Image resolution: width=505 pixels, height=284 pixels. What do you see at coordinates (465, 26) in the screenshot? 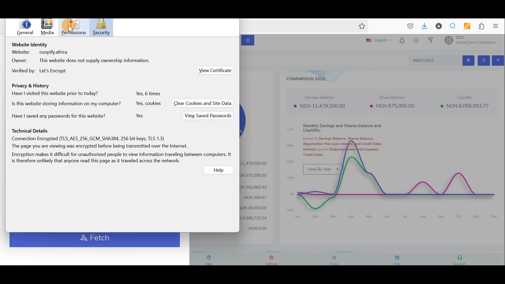
I see `Multi keywords highlighter` at bounding box center [465, 26].